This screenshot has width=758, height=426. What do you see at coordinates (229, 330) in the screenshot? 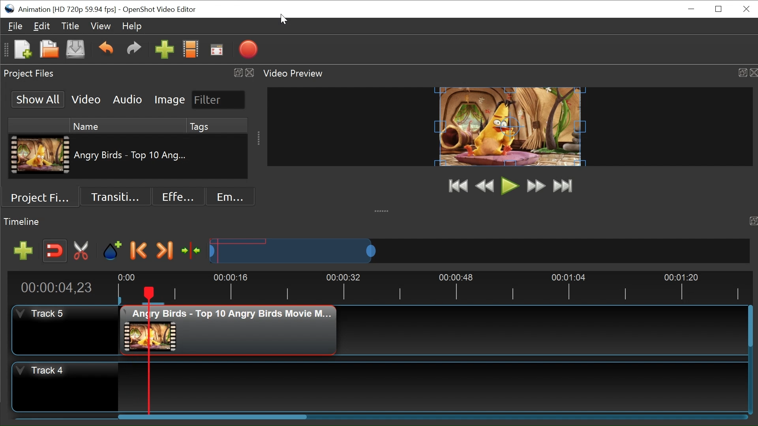
I see `Clip at the track` at bounding box center [229, 330].